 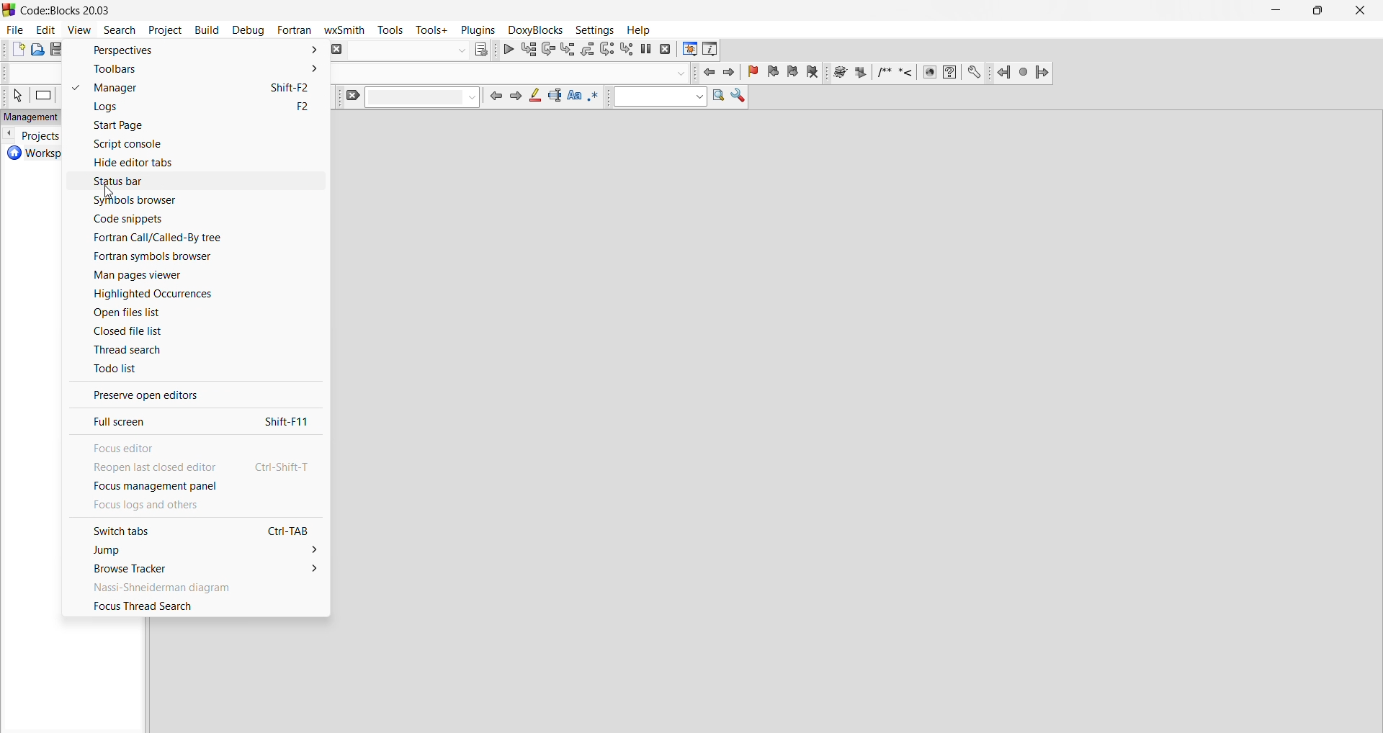 What do you see at coordinates (535, 30) in the screenshot?
I see `doxyBlocks` at bounding box center [535, 30].